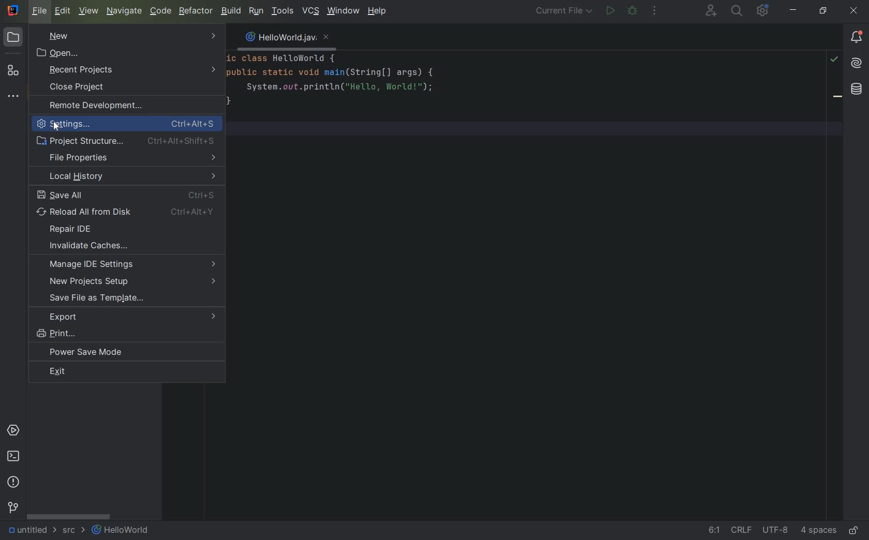 This screenshot has width=869, height=540. I want to click on repair IDE, so click(127, 229).